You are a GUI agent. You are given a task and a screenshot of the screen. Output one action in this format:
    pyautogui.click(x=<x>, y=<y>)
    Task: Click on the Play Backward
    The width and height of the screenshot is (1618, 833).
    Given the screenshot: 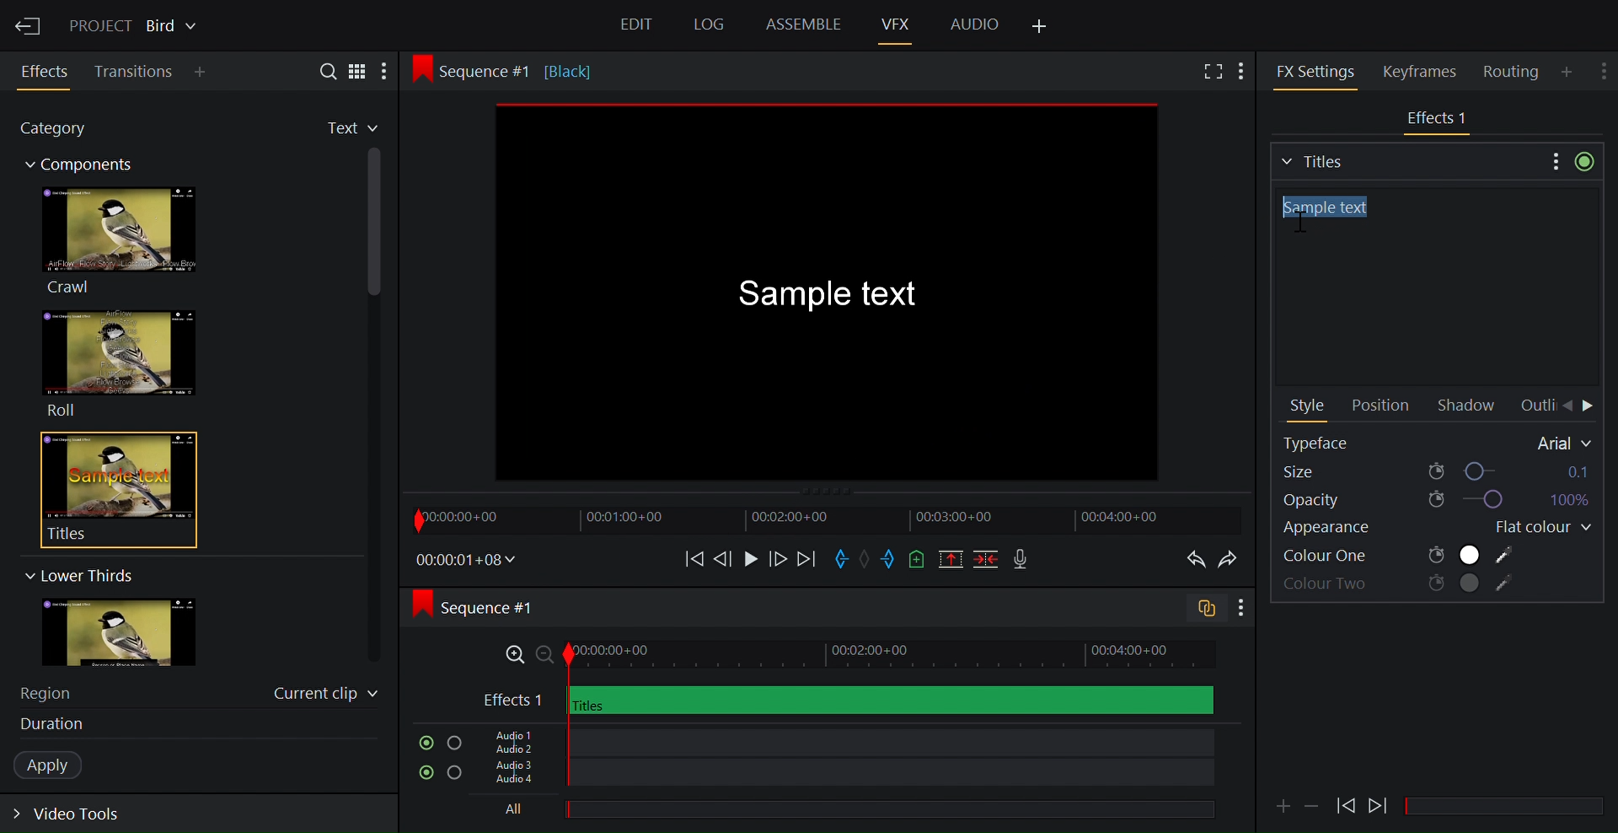 What is the action you would take?
    pyautogui.click(x=1380, y=802)
    